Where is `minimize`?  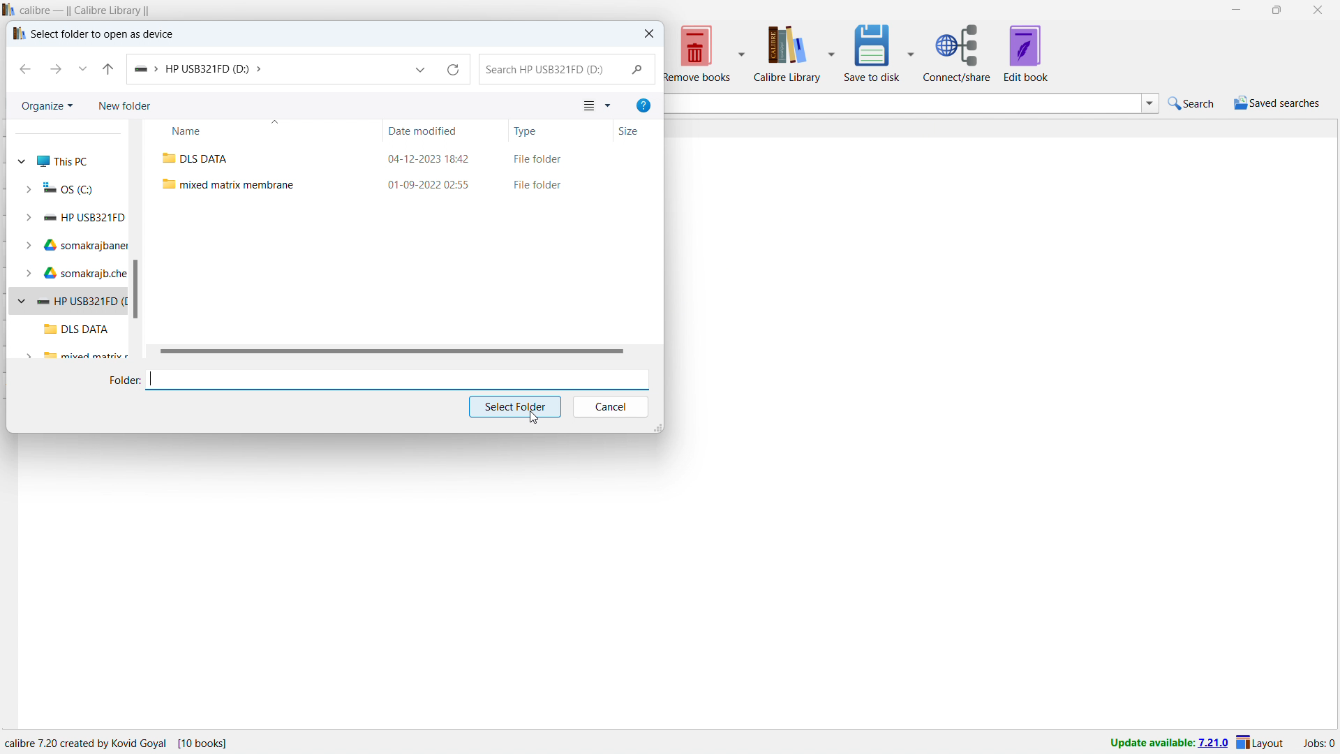
minimize is located at coordinates (1235, 10).